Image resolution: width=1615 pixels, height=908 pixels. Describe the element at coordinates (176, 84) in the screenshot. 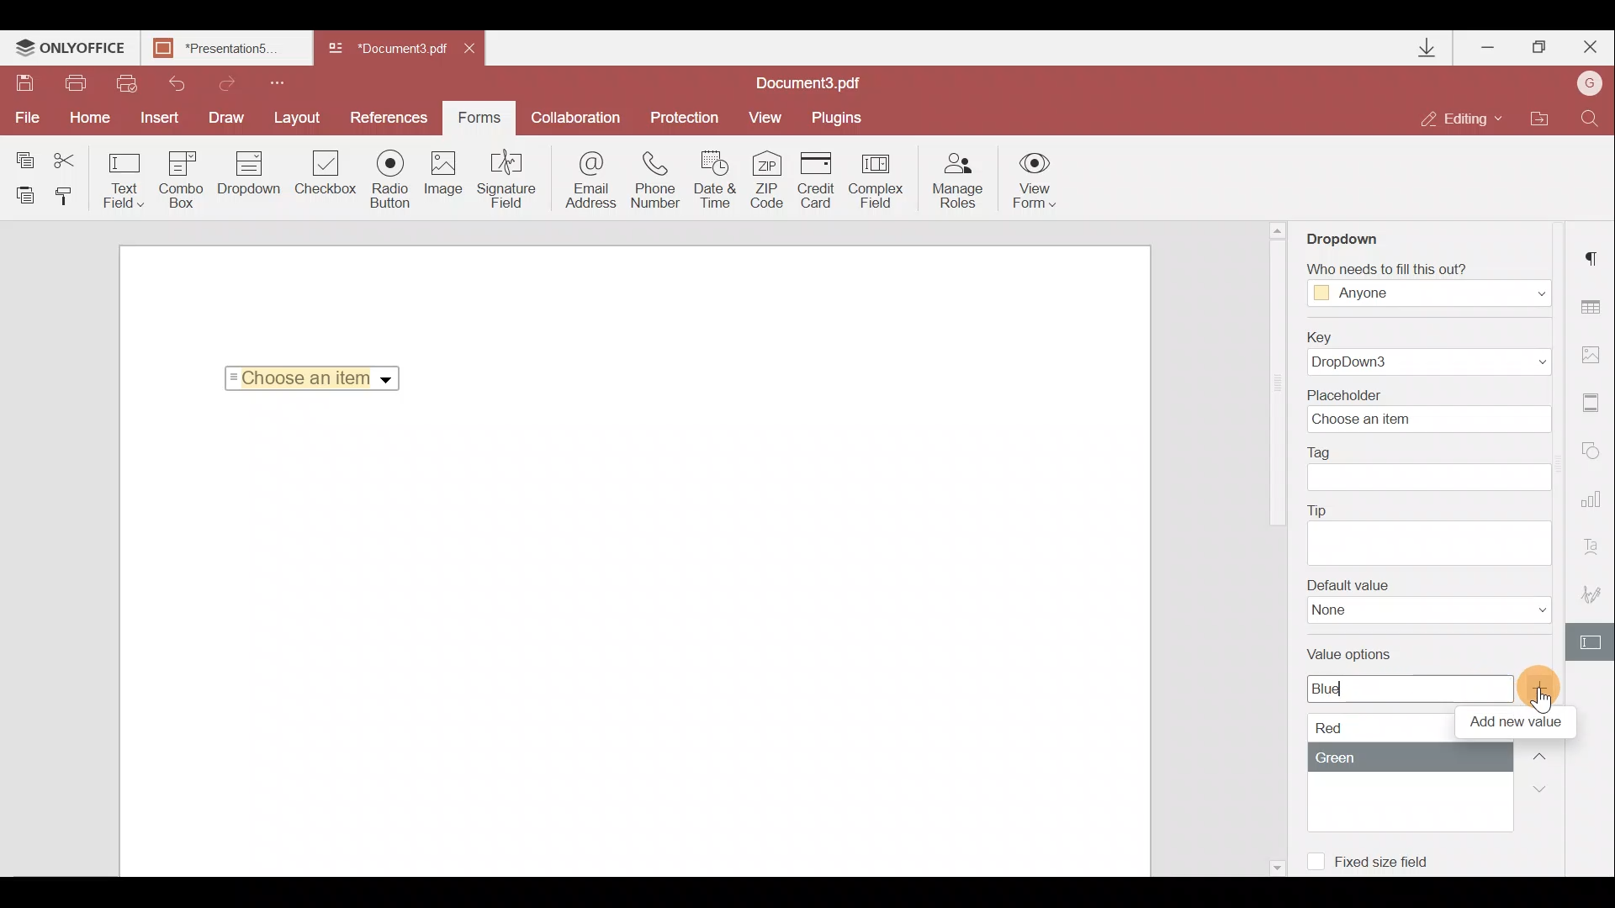

I see `Undo` at that location.